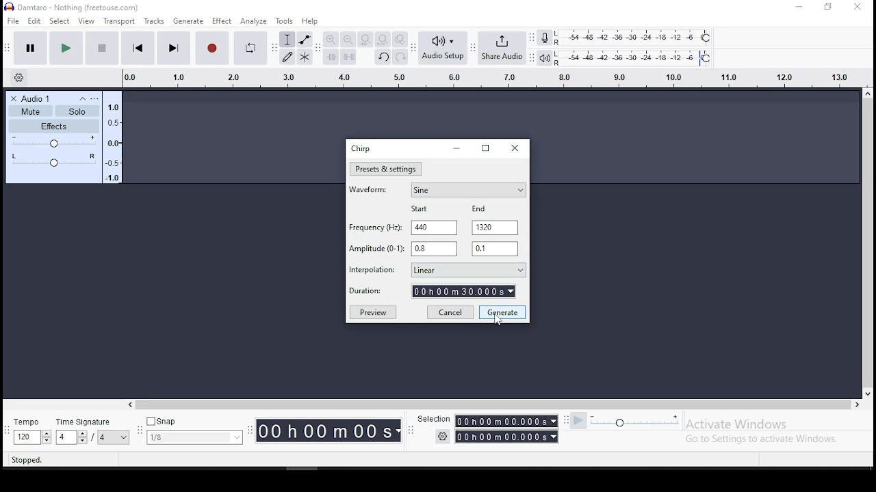  I want to click on recording level, so click(638, 38).